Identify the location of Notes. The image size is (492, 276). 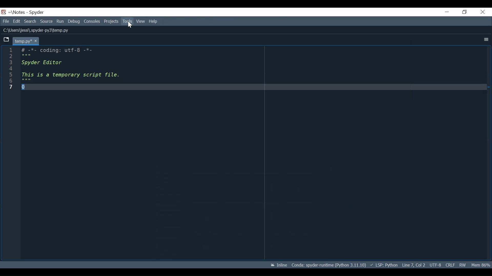
(16, 12).